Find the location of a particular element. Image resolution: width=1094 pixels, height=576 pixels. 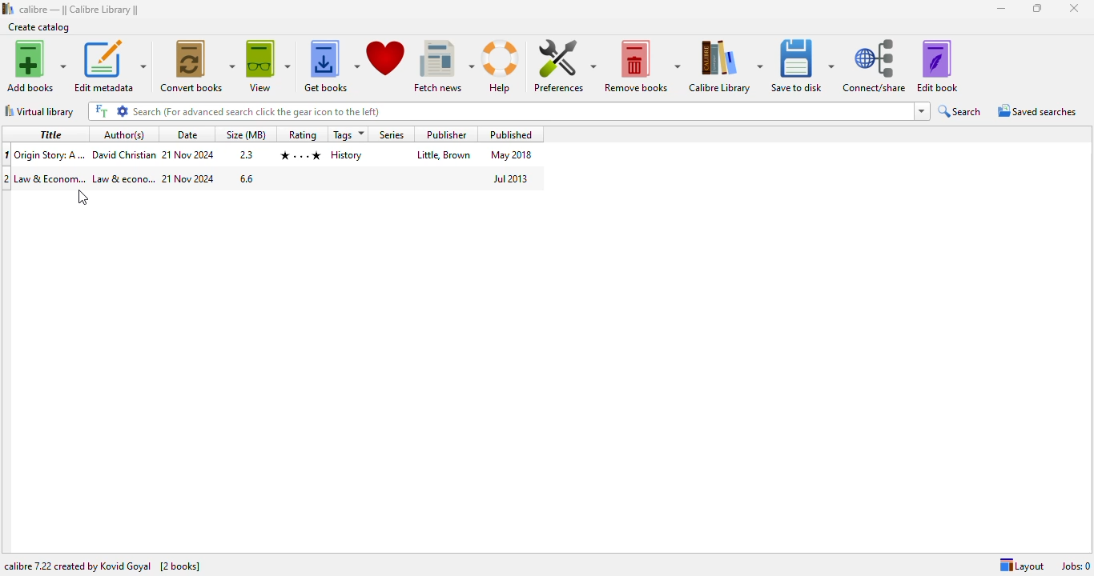

FT is located at coordinates (99, 110).